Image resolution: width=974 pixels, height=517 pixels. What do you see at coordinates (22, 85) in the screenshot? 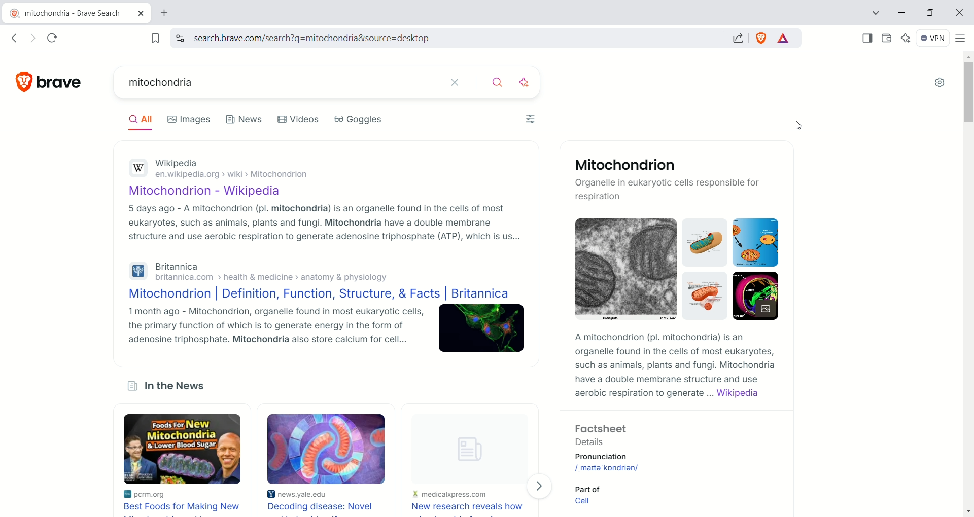
I see `brave logo` at bounding box center [22, 85].